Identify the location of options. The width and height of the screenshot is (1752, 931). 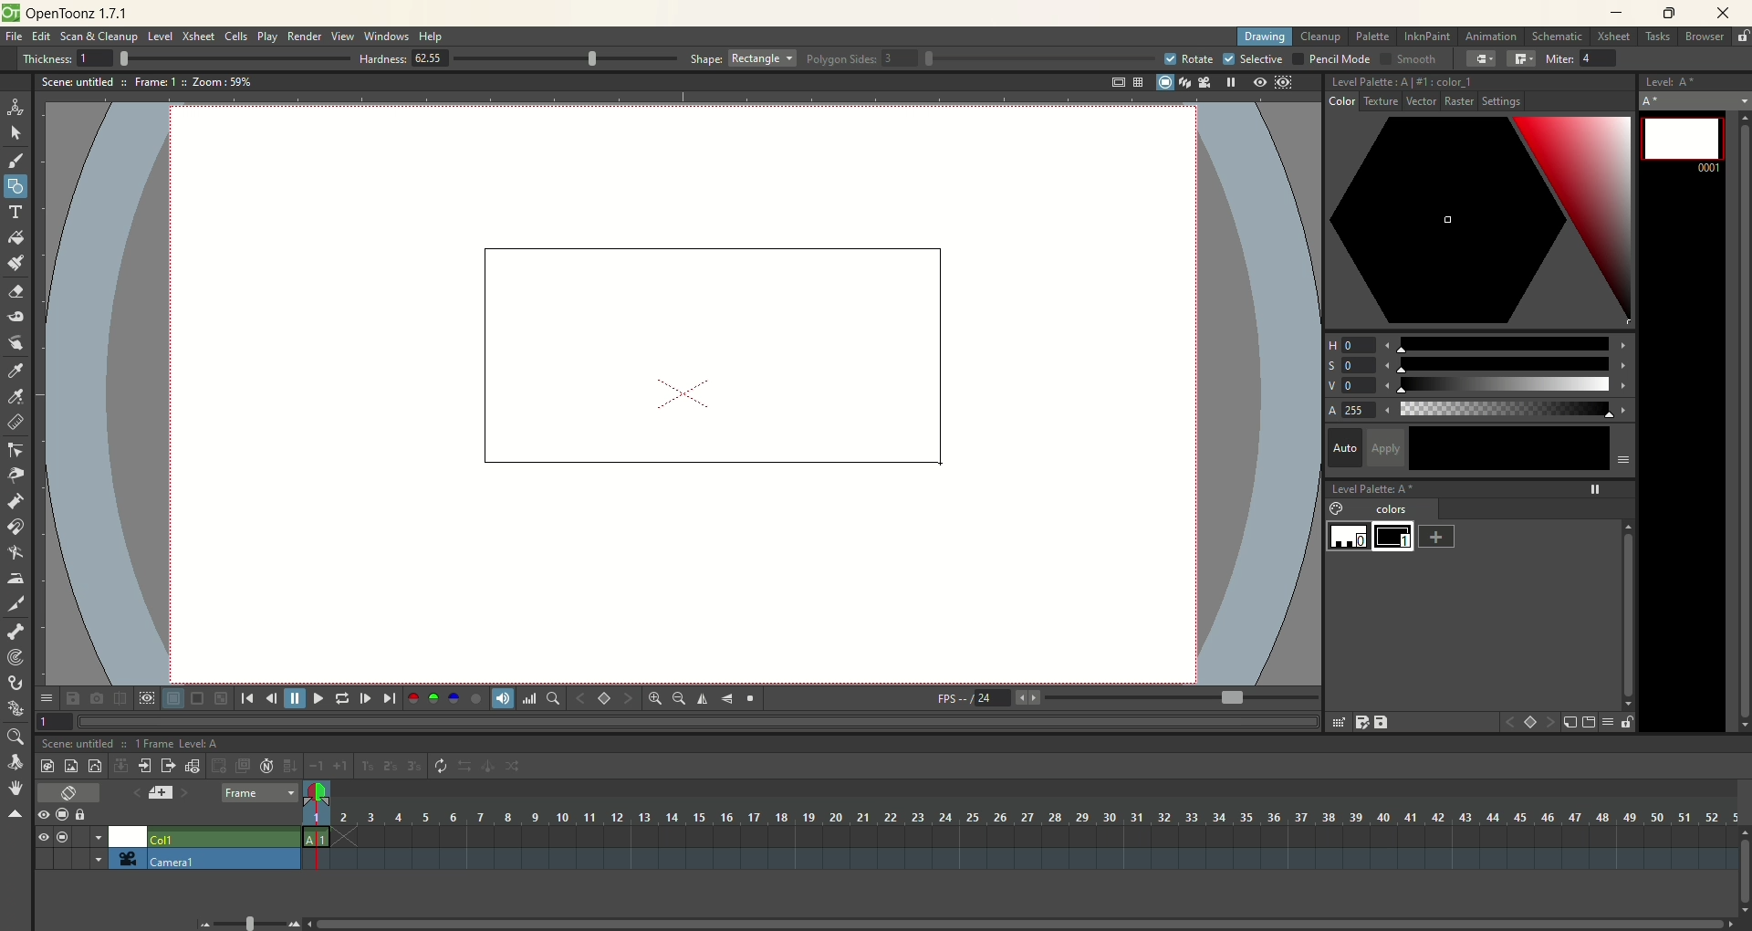
(46, 695).